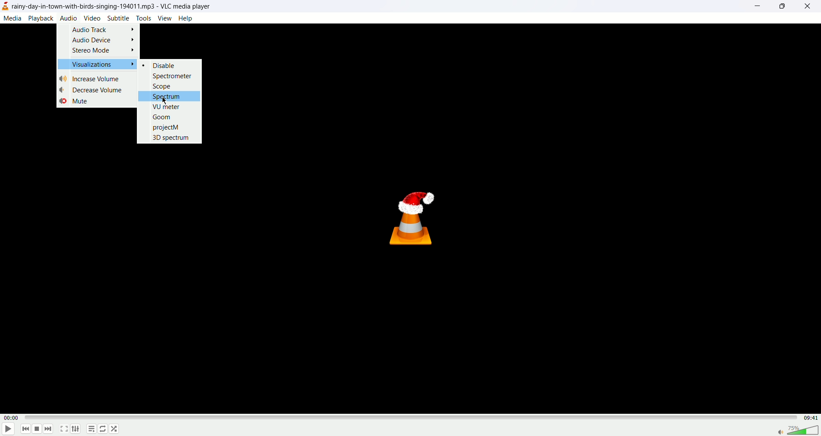  I want to click on shuffle, so click(115, 429).